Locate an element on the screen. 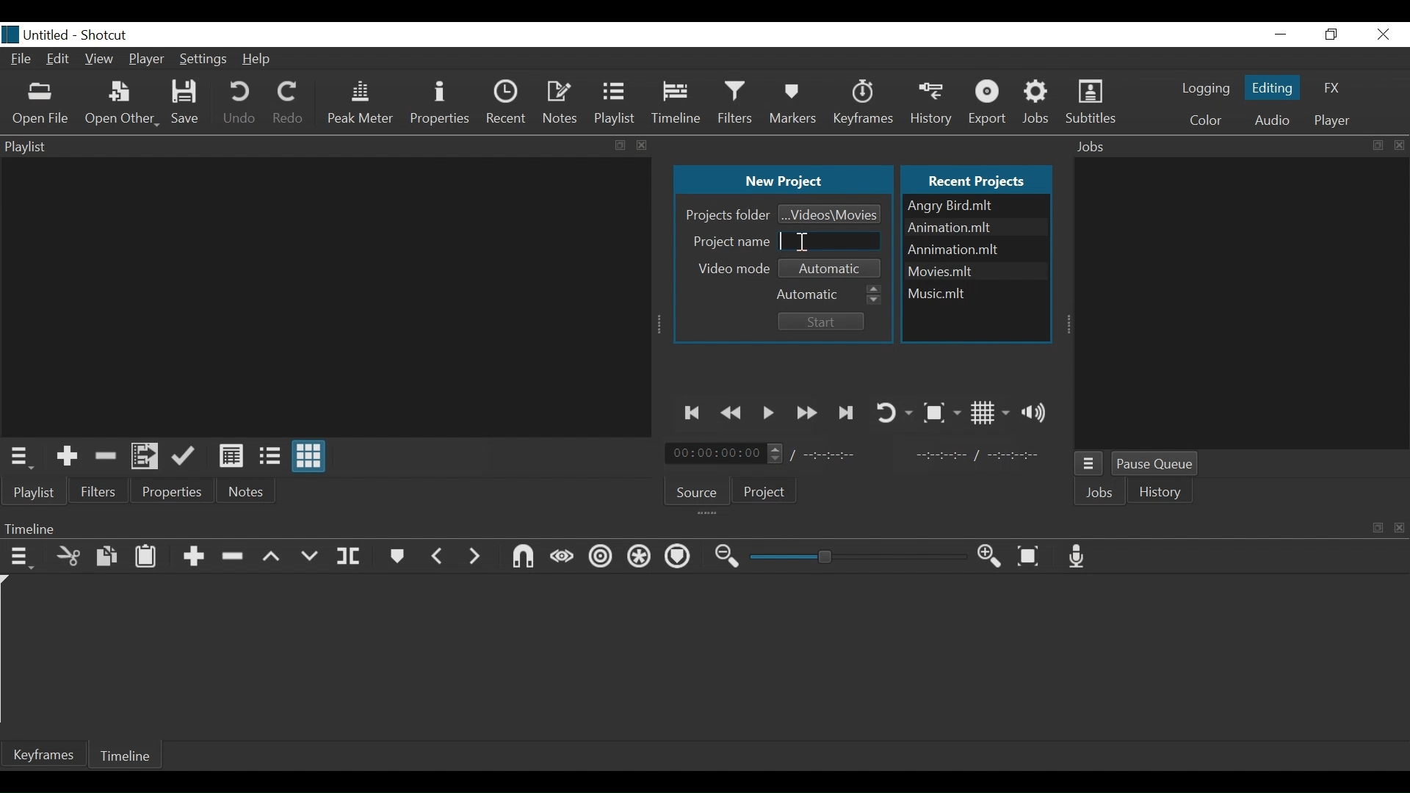  Markers is located at coordinates (795, 103).